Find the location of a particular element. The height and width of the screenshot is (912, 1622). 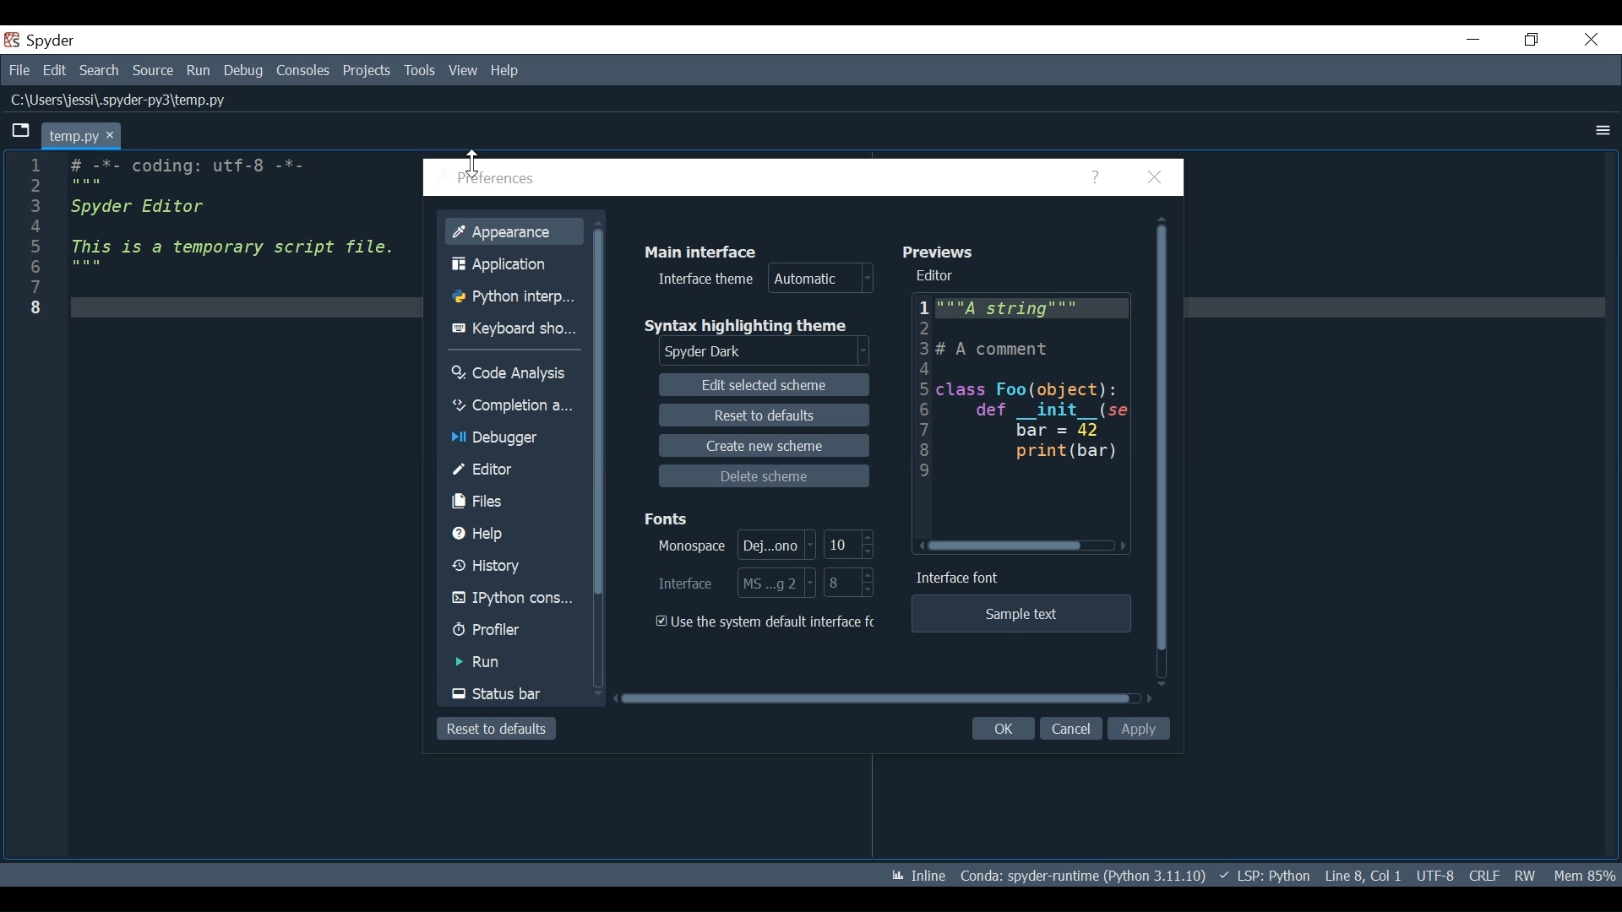

File Encoding is located at coordinates (1436, 876).